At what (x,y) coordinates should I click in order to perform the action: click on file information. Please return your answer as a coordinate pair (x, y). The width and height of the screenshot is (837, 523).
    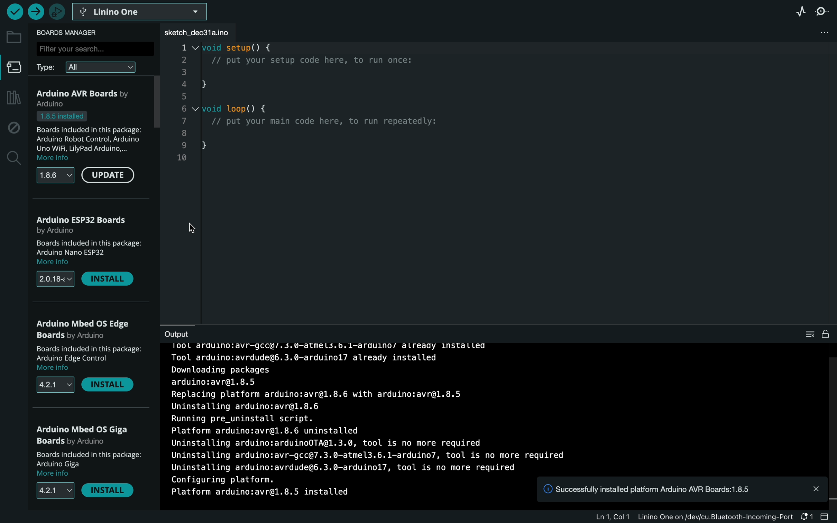
    Looking at the image, I should click on (703, 516).